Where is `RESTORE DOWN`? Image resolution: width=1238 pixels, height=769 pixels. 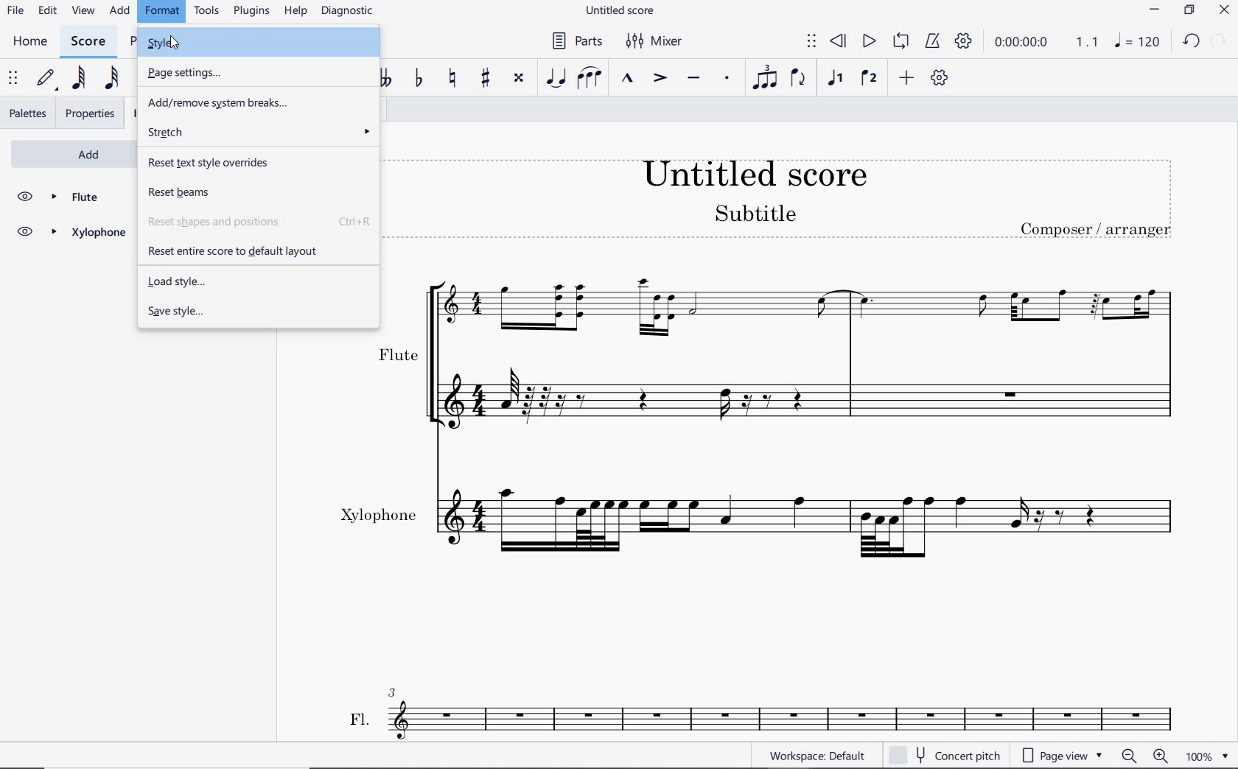 RESTORE DOWN is located at coordinates (1189, 10).